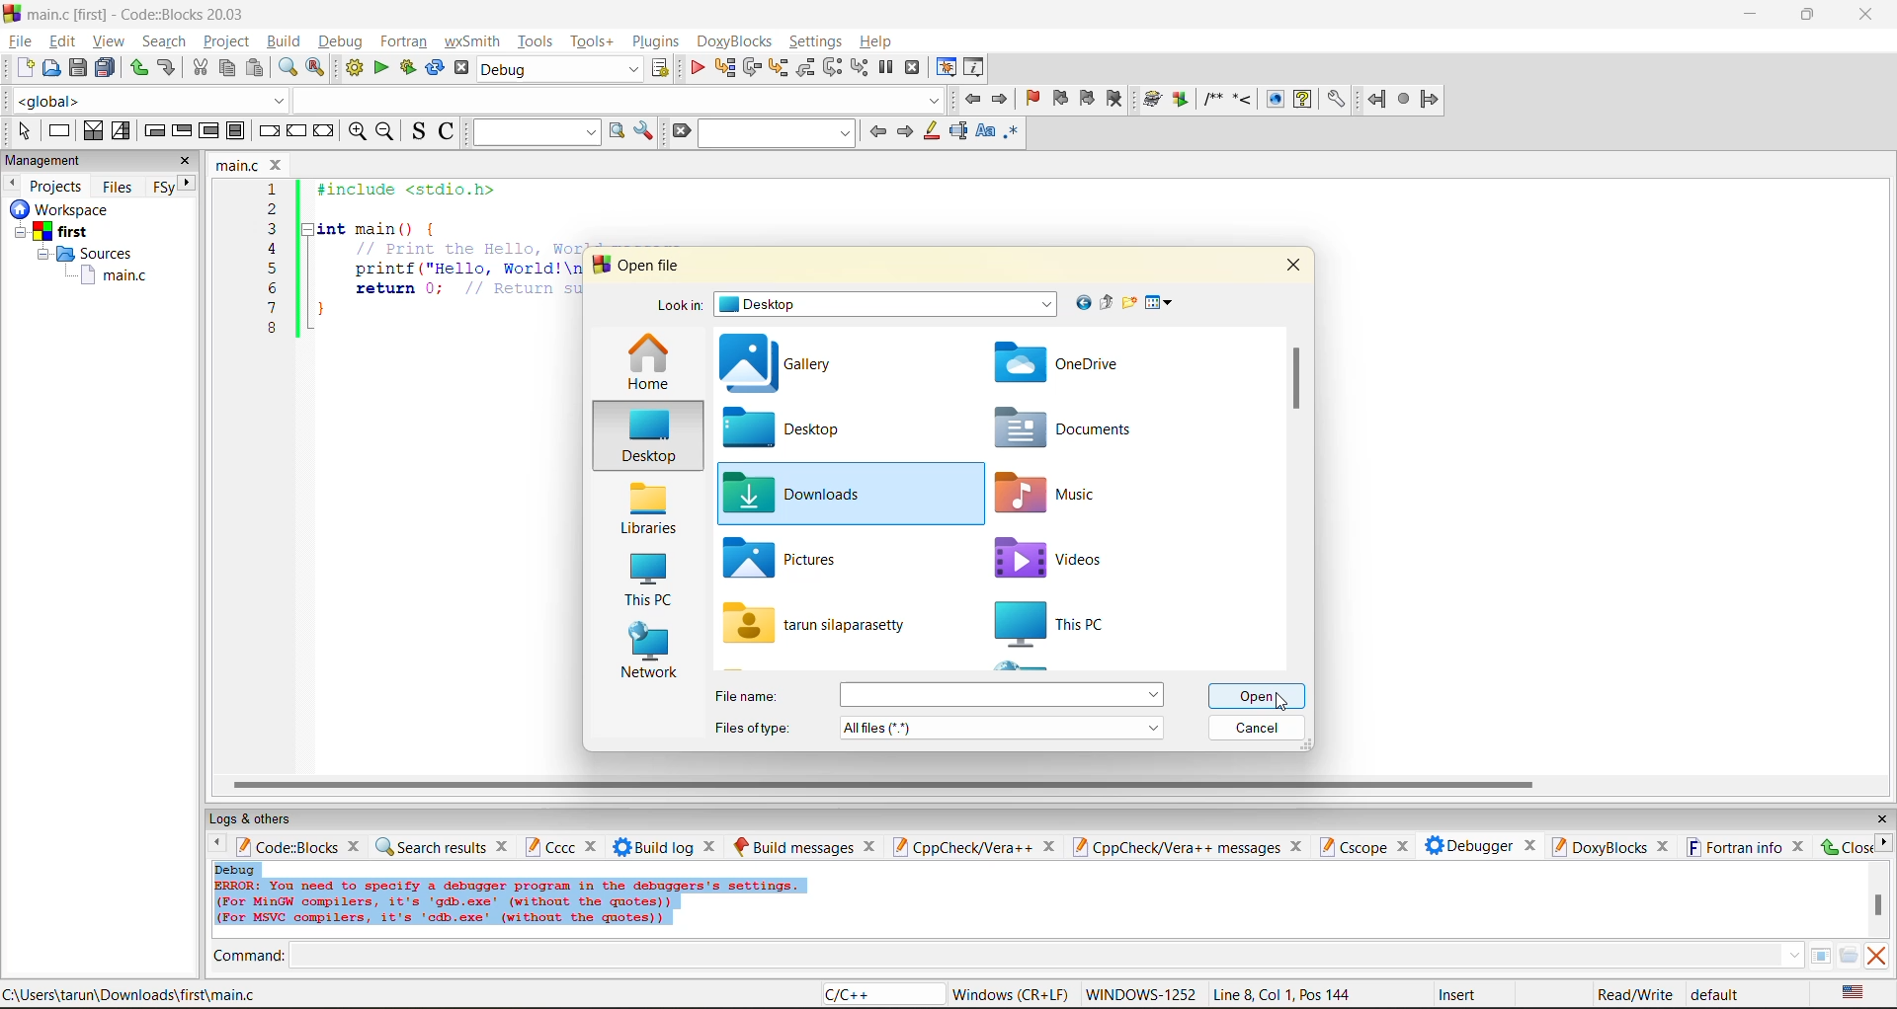 The height and width of the screenshot is (1009, 1897). Describe the element at coordinates (1212, 99) in the screenshot. I see `comment` at that location.